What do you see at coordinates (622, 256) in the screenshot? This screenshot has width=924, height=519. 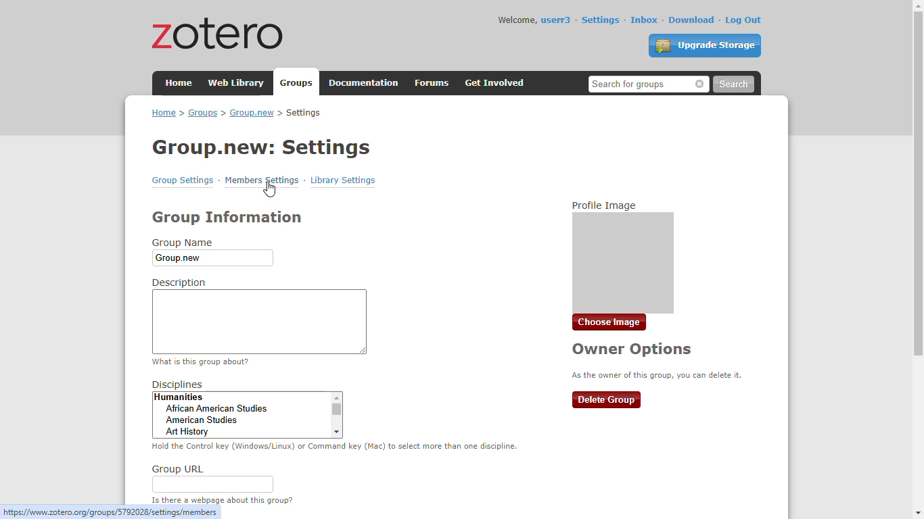 I see `profile image` at bounding box center [622, 256].